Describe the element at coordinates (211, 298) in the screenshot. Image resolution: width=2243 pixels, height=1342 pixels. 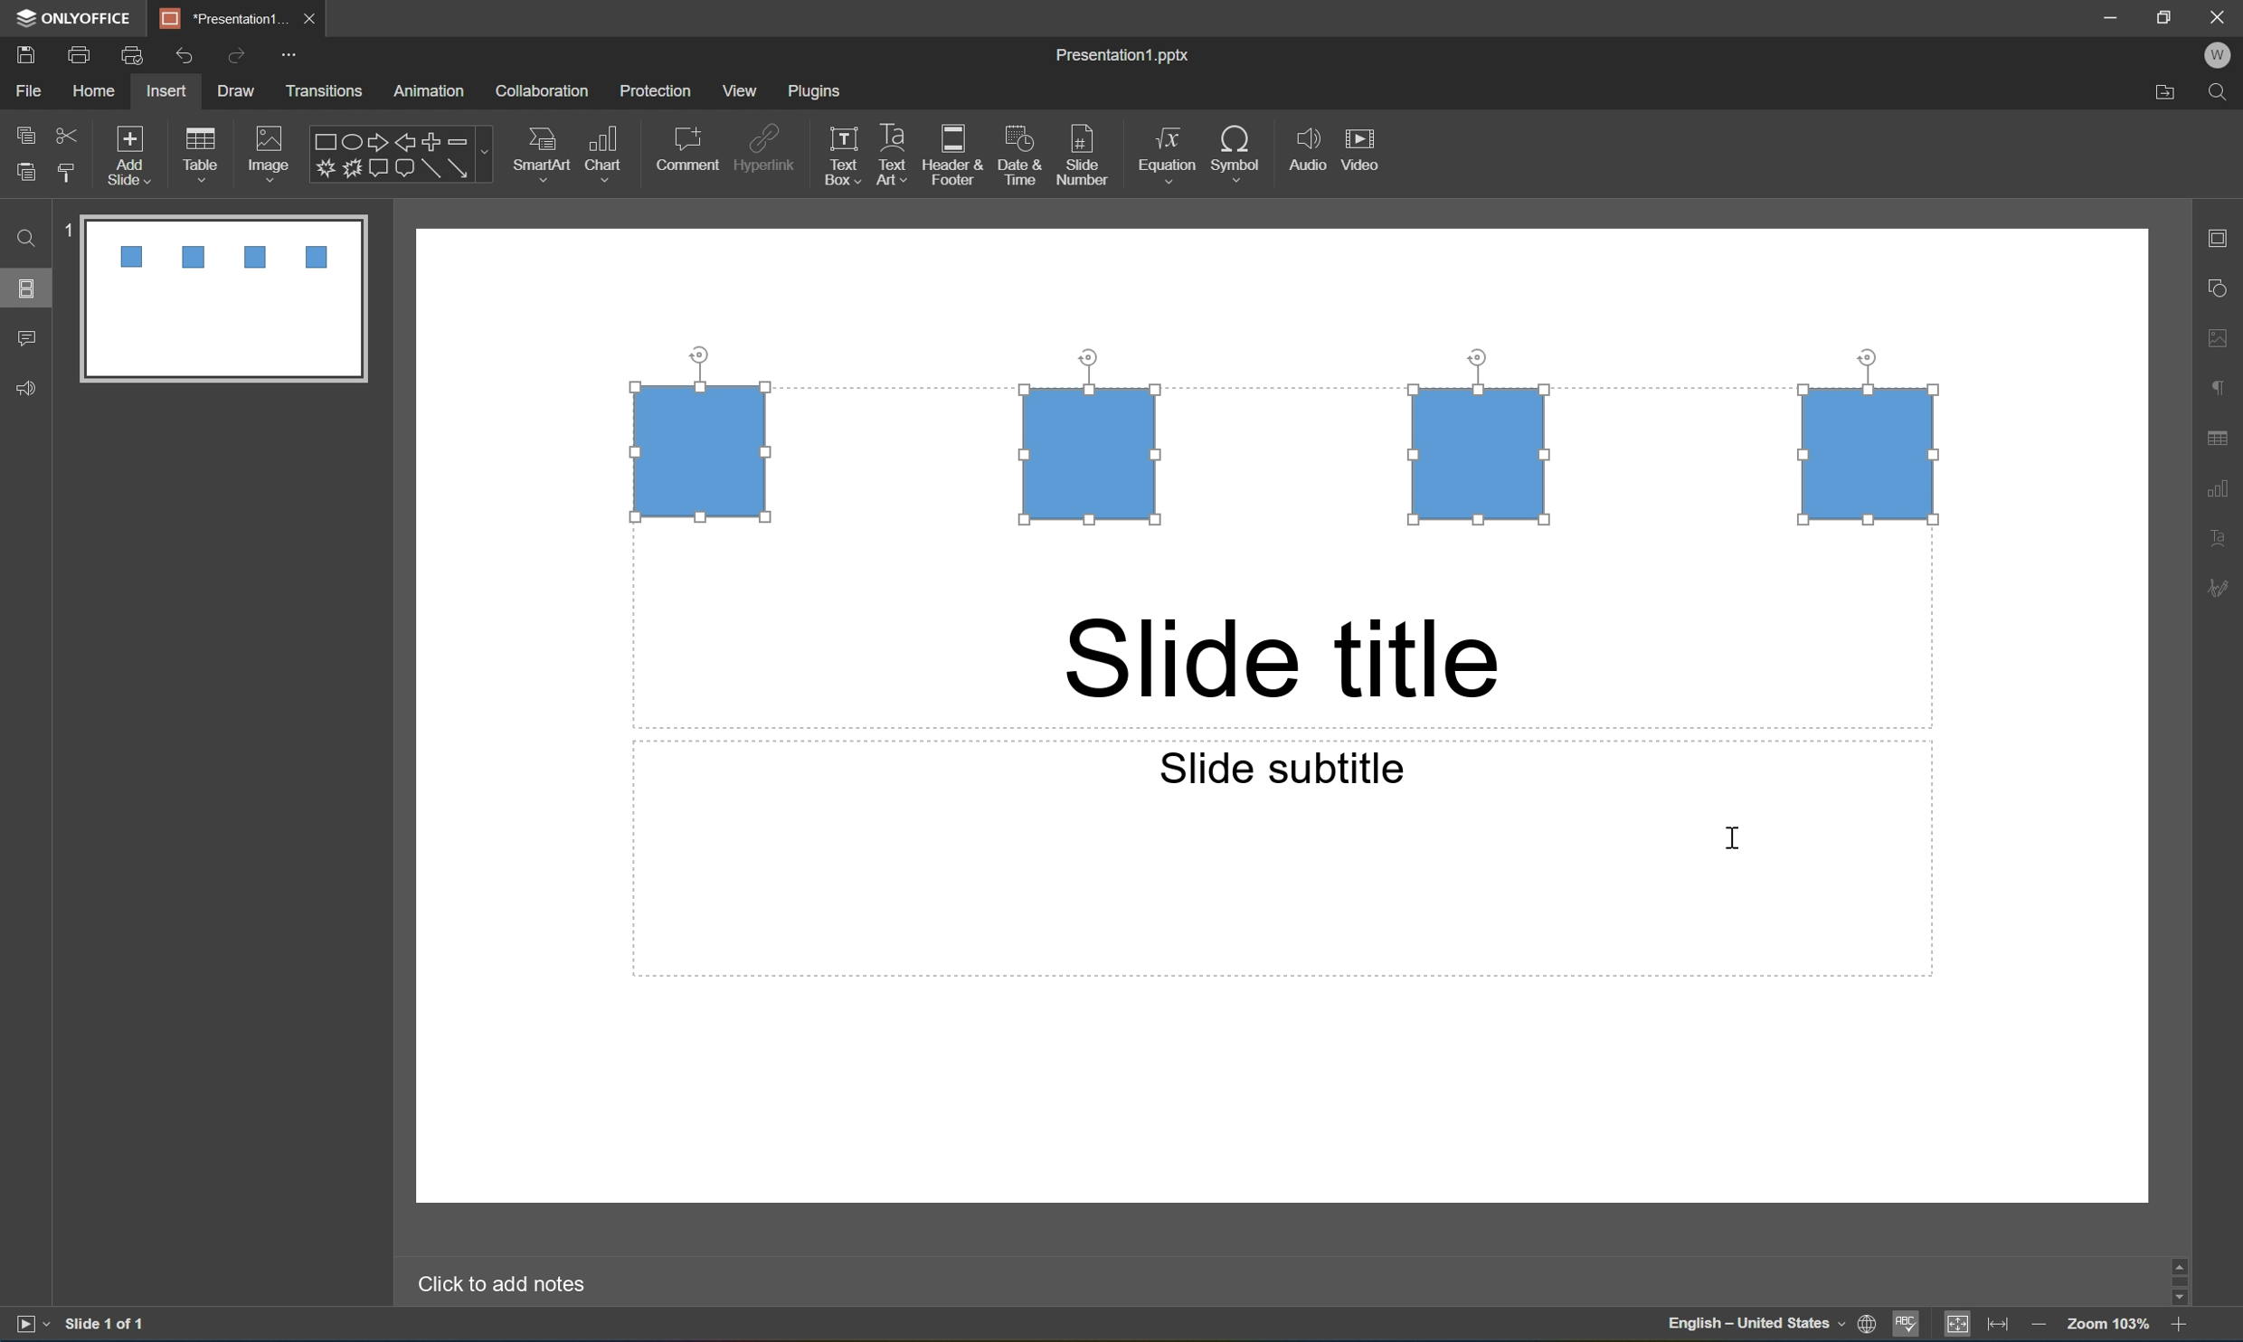
I see `slide 1` at that location.